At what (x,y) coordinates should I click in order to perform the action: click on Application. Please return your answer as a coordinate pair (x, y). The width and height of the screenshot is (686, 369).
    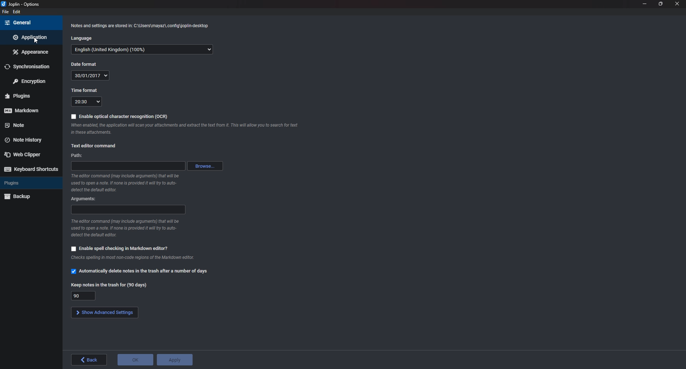
    Looking at the image, I should click on (31, 37).